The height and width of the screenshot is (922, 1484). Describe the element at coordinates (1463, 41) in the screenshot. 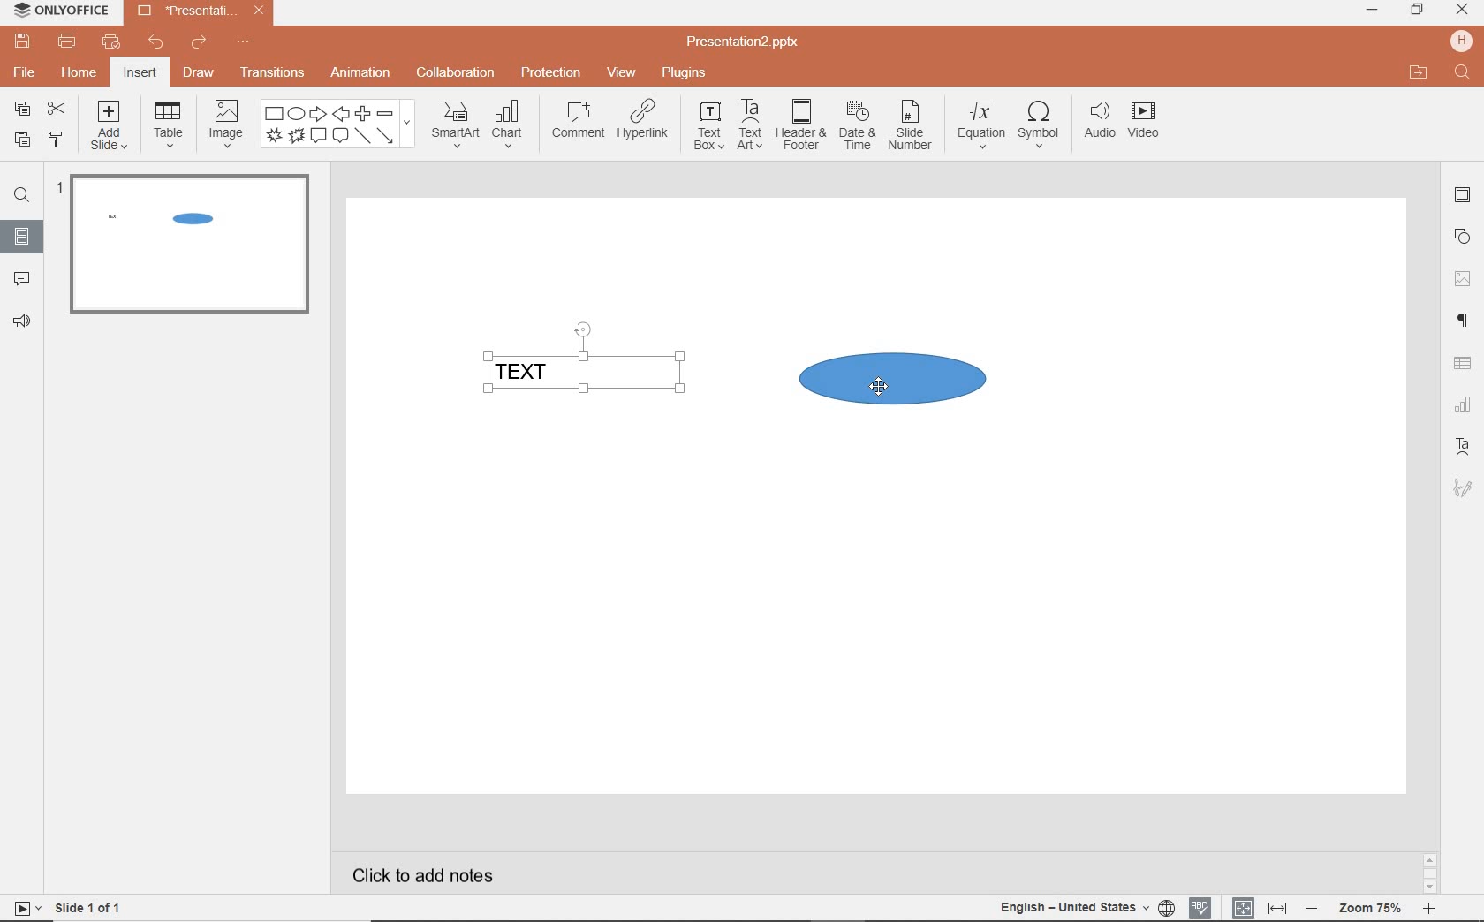

I see `HP` at that location.